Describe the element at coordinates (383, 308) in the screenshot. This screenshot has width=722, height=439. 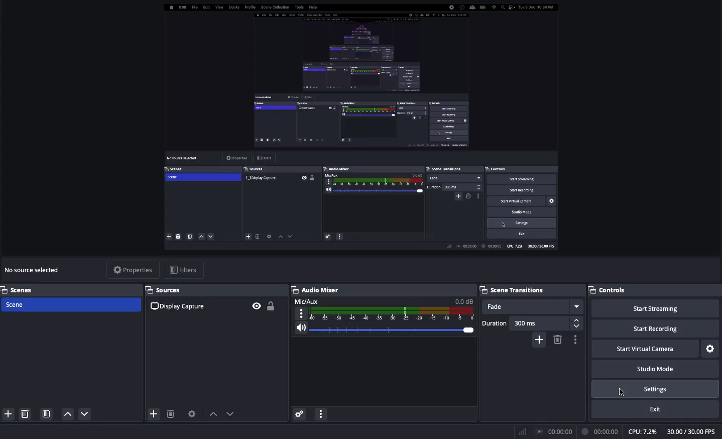
I see `Mic aux` at that location.